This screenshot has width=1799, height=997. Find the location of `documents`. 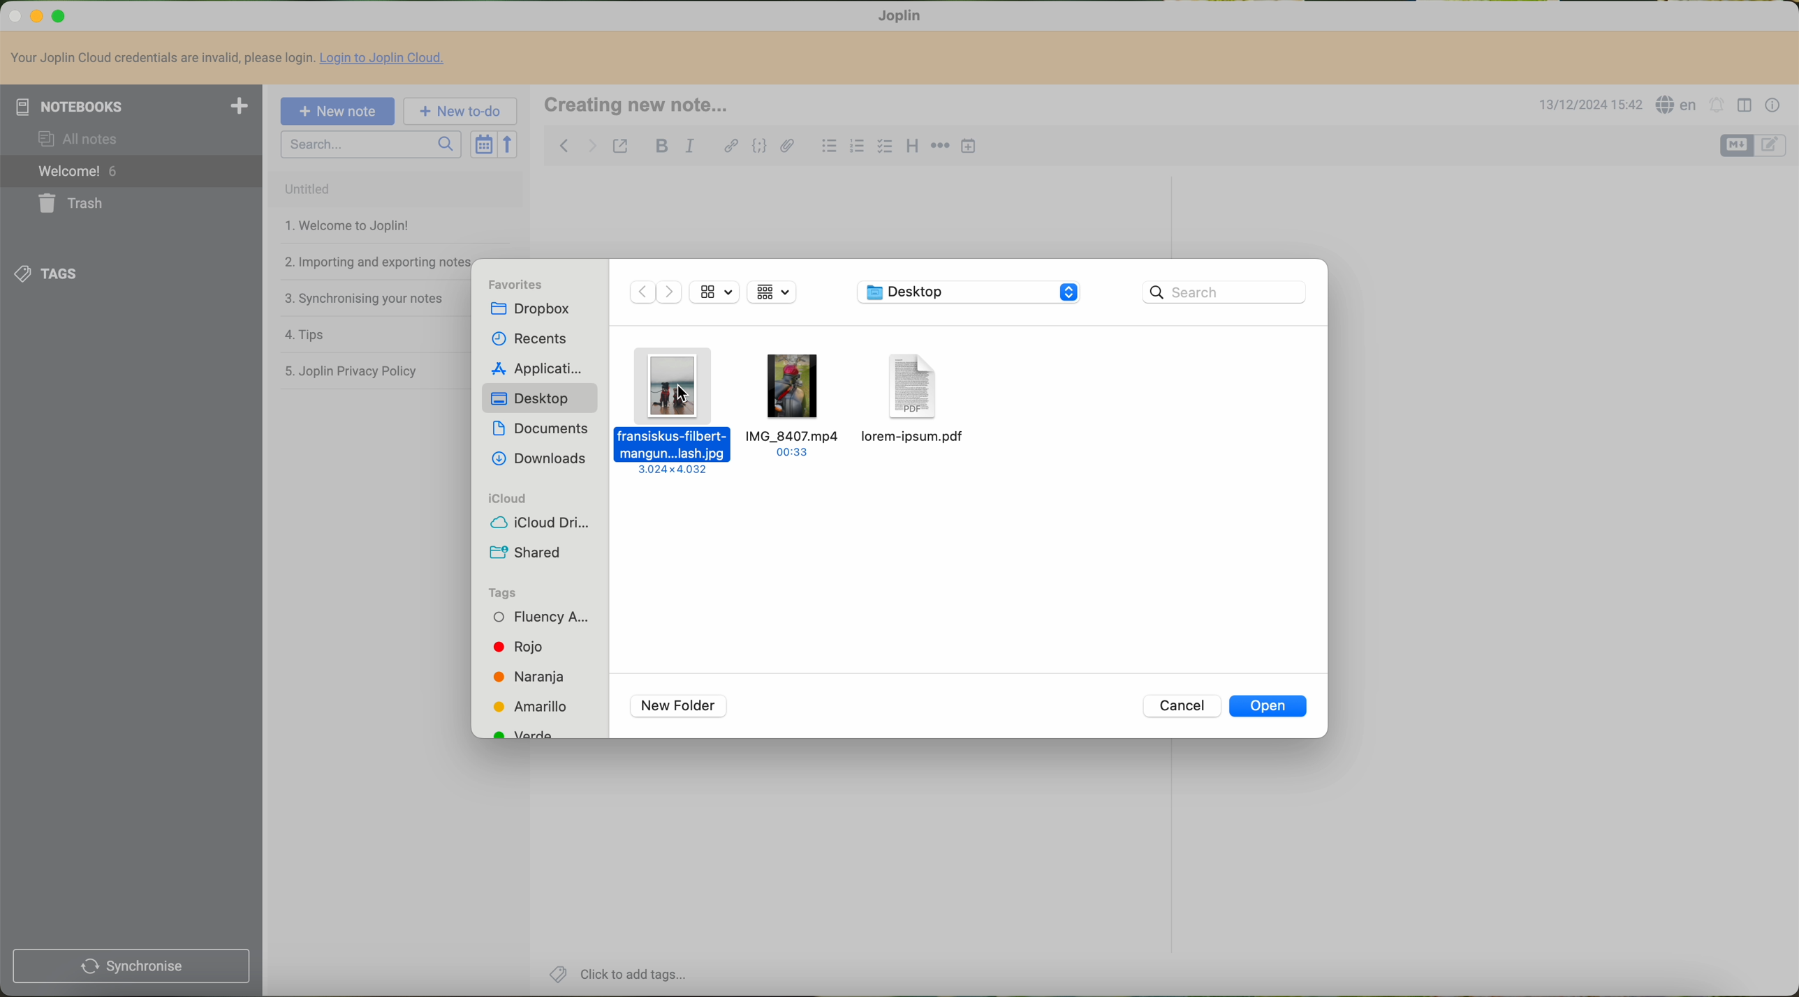

documents is located at coordinates (541, 427).